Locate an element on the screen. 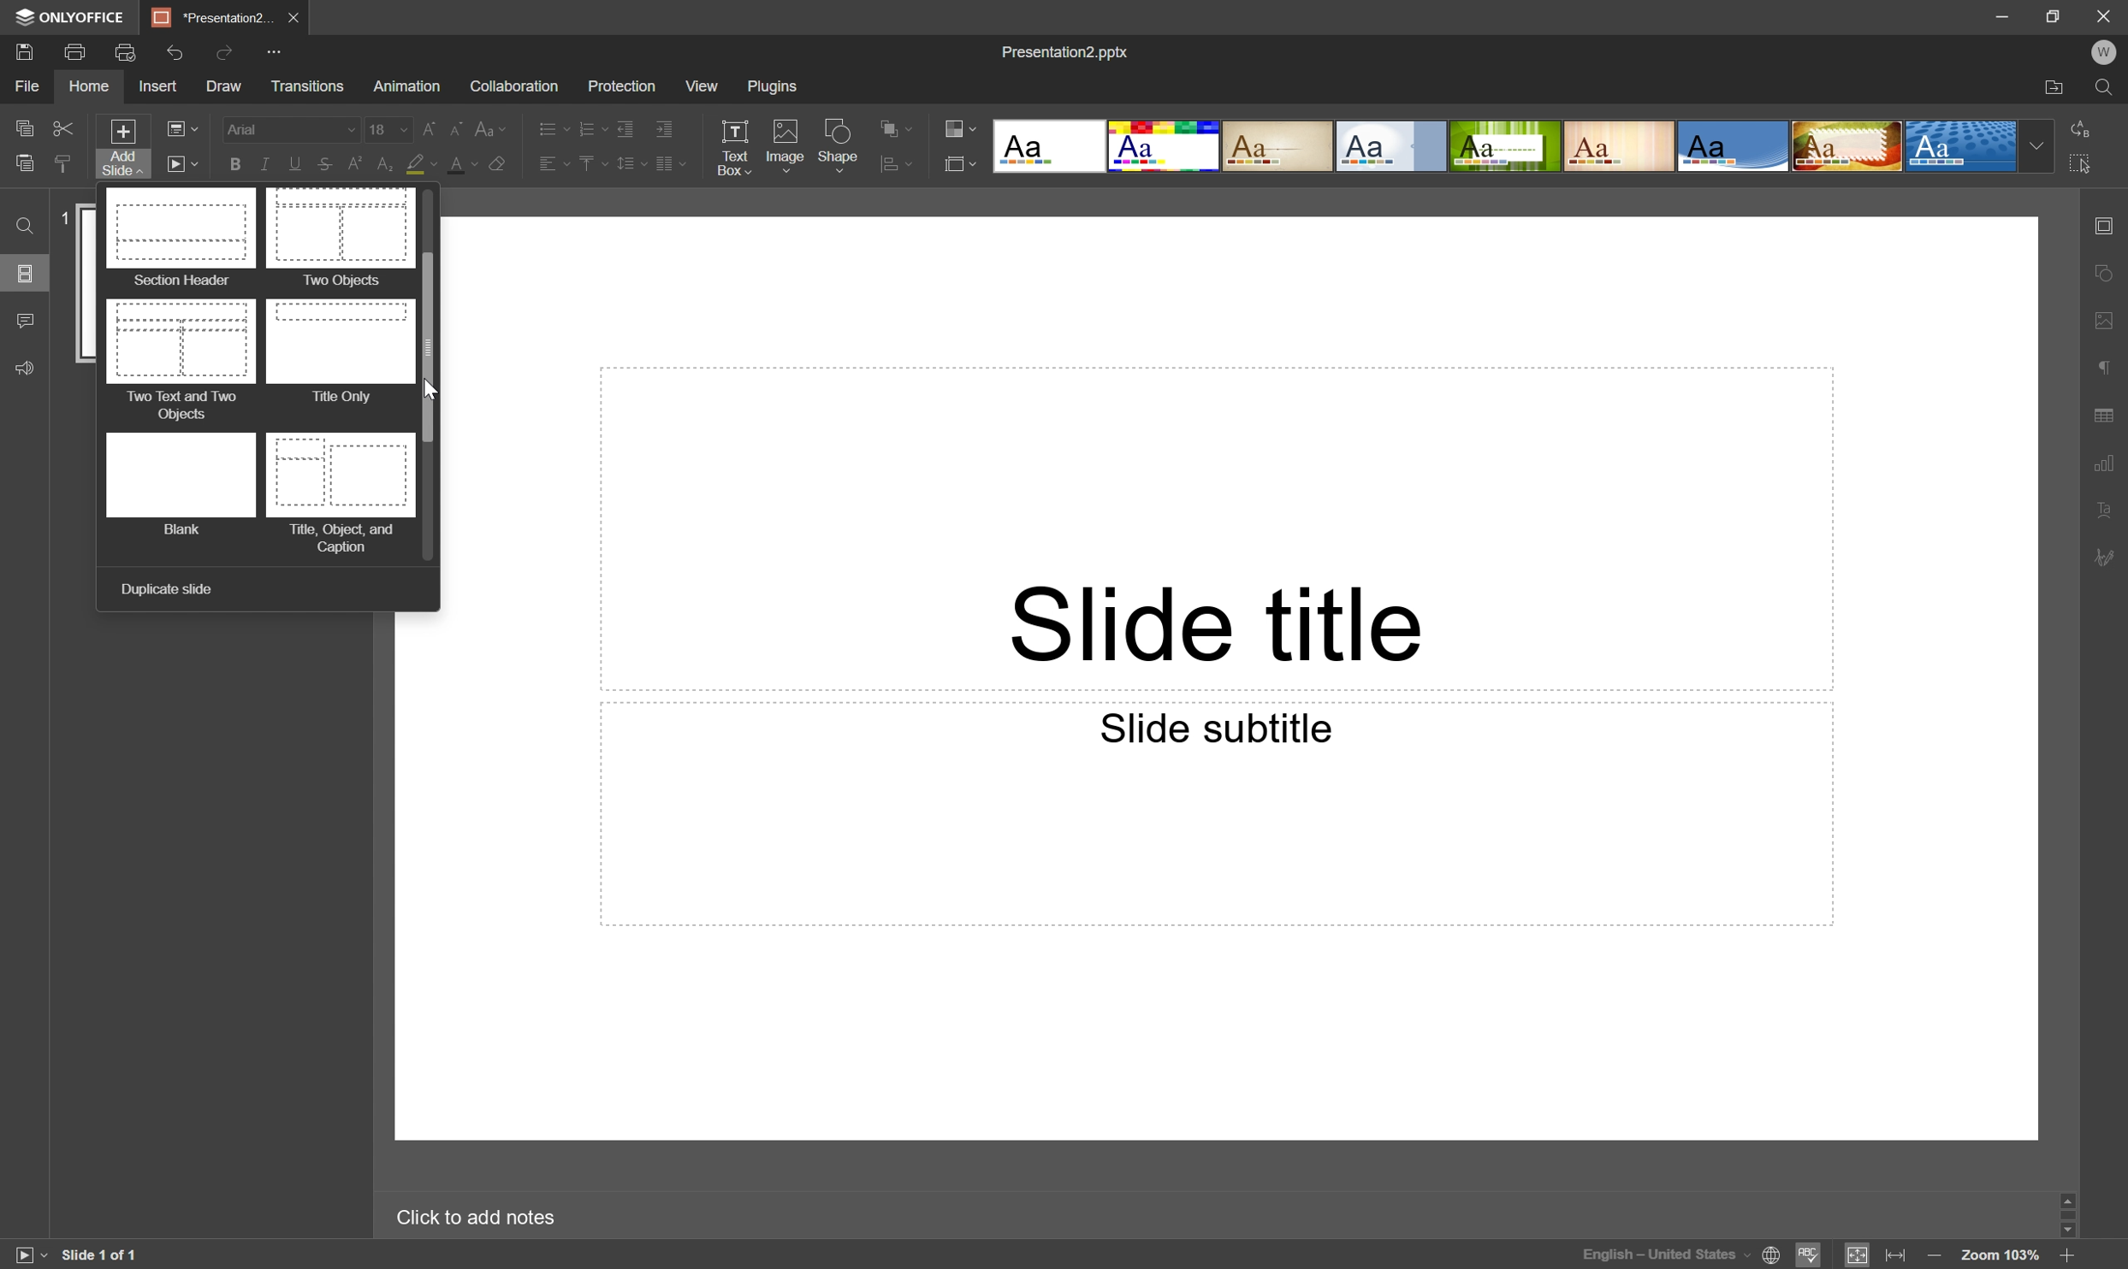 This screenshot has height=1269, width=2128. ONLYOFFICE is located at coordinates (74, 17).